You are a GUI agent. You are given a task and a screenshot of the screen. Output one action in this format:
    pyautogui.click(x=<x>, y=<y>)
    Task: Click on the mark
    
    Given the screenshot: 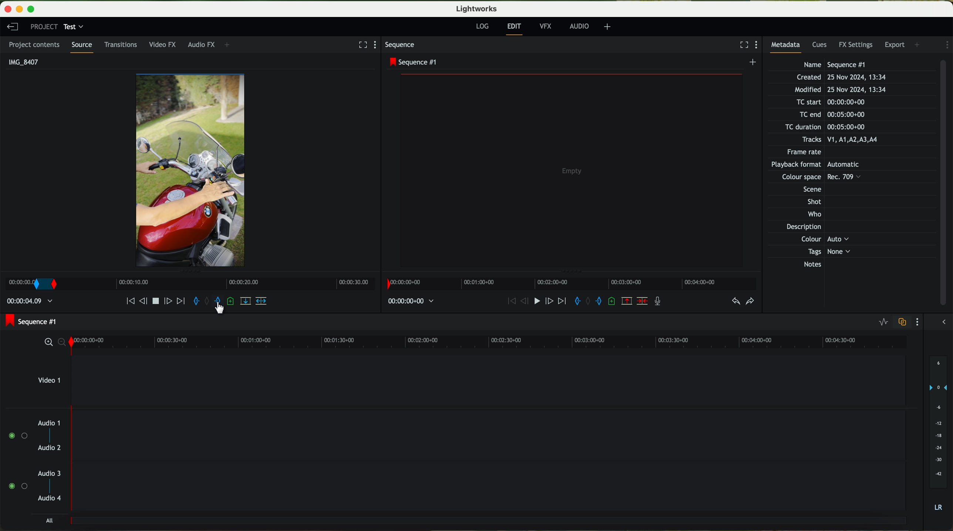 What is the action you would take?
    pyautogui.click(x=18, y=284)
    